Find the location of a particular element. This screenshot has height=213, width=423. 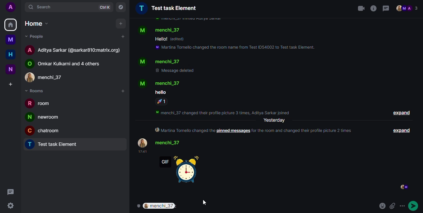

hello is located at coordinates (161, 39).